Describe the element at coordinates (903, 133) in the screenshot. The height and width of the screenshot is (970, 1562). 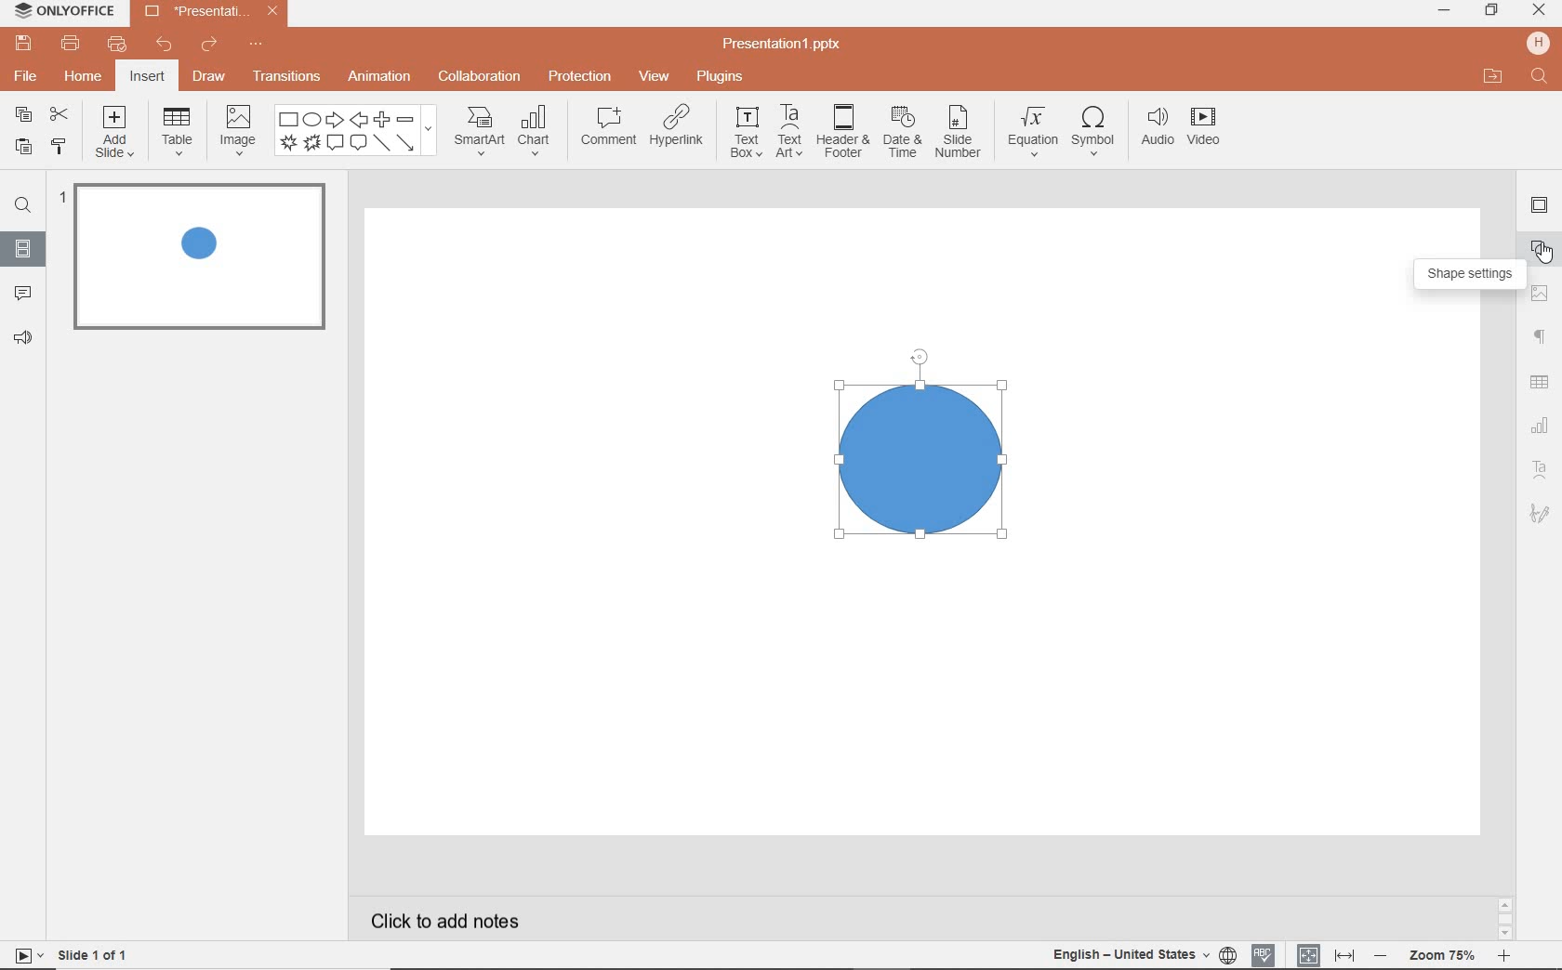
I see `date & time` at that location.